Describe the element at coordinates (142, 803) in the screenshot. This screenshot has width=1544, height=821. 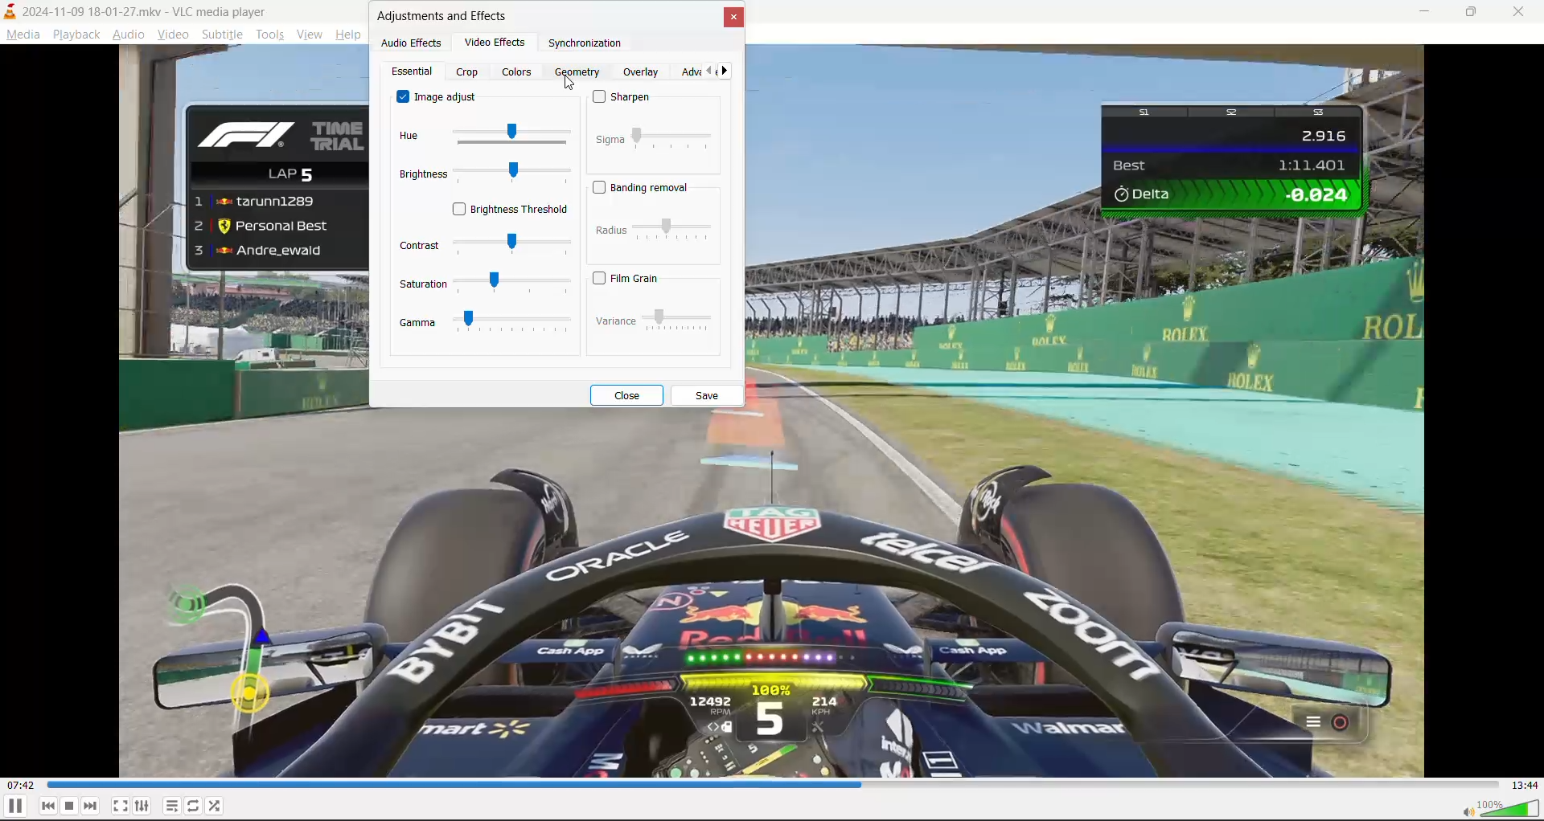
I see `settings` at that location.